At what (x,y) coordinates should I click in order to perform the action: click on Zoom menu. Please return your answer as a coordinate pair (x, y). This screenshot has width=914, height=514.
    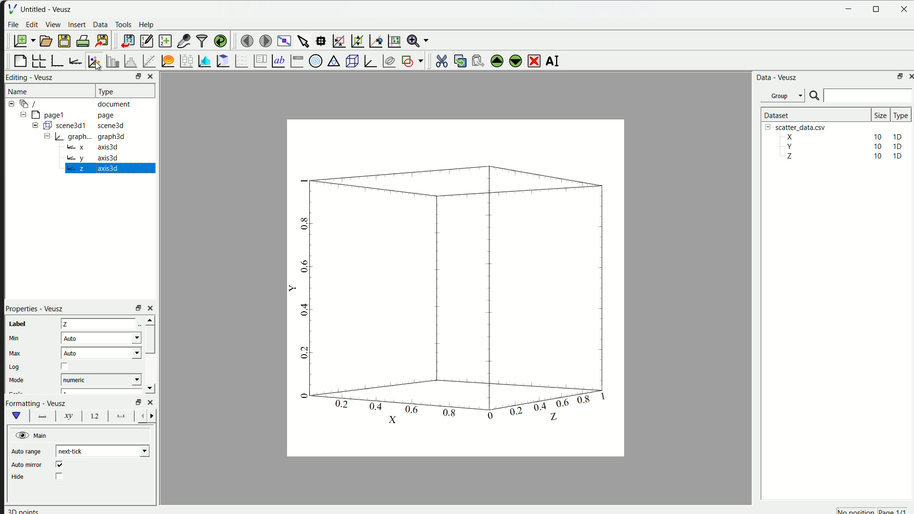
    Looking at the image, I should click on (417, 40).